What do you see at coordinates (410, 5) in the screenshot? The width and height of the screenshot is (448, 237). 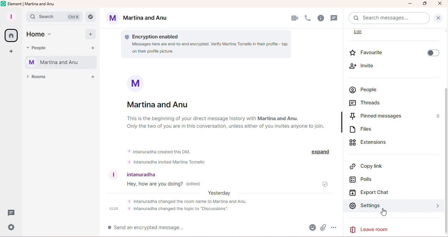 I see `Minimize` at bounding box center [410, 5].